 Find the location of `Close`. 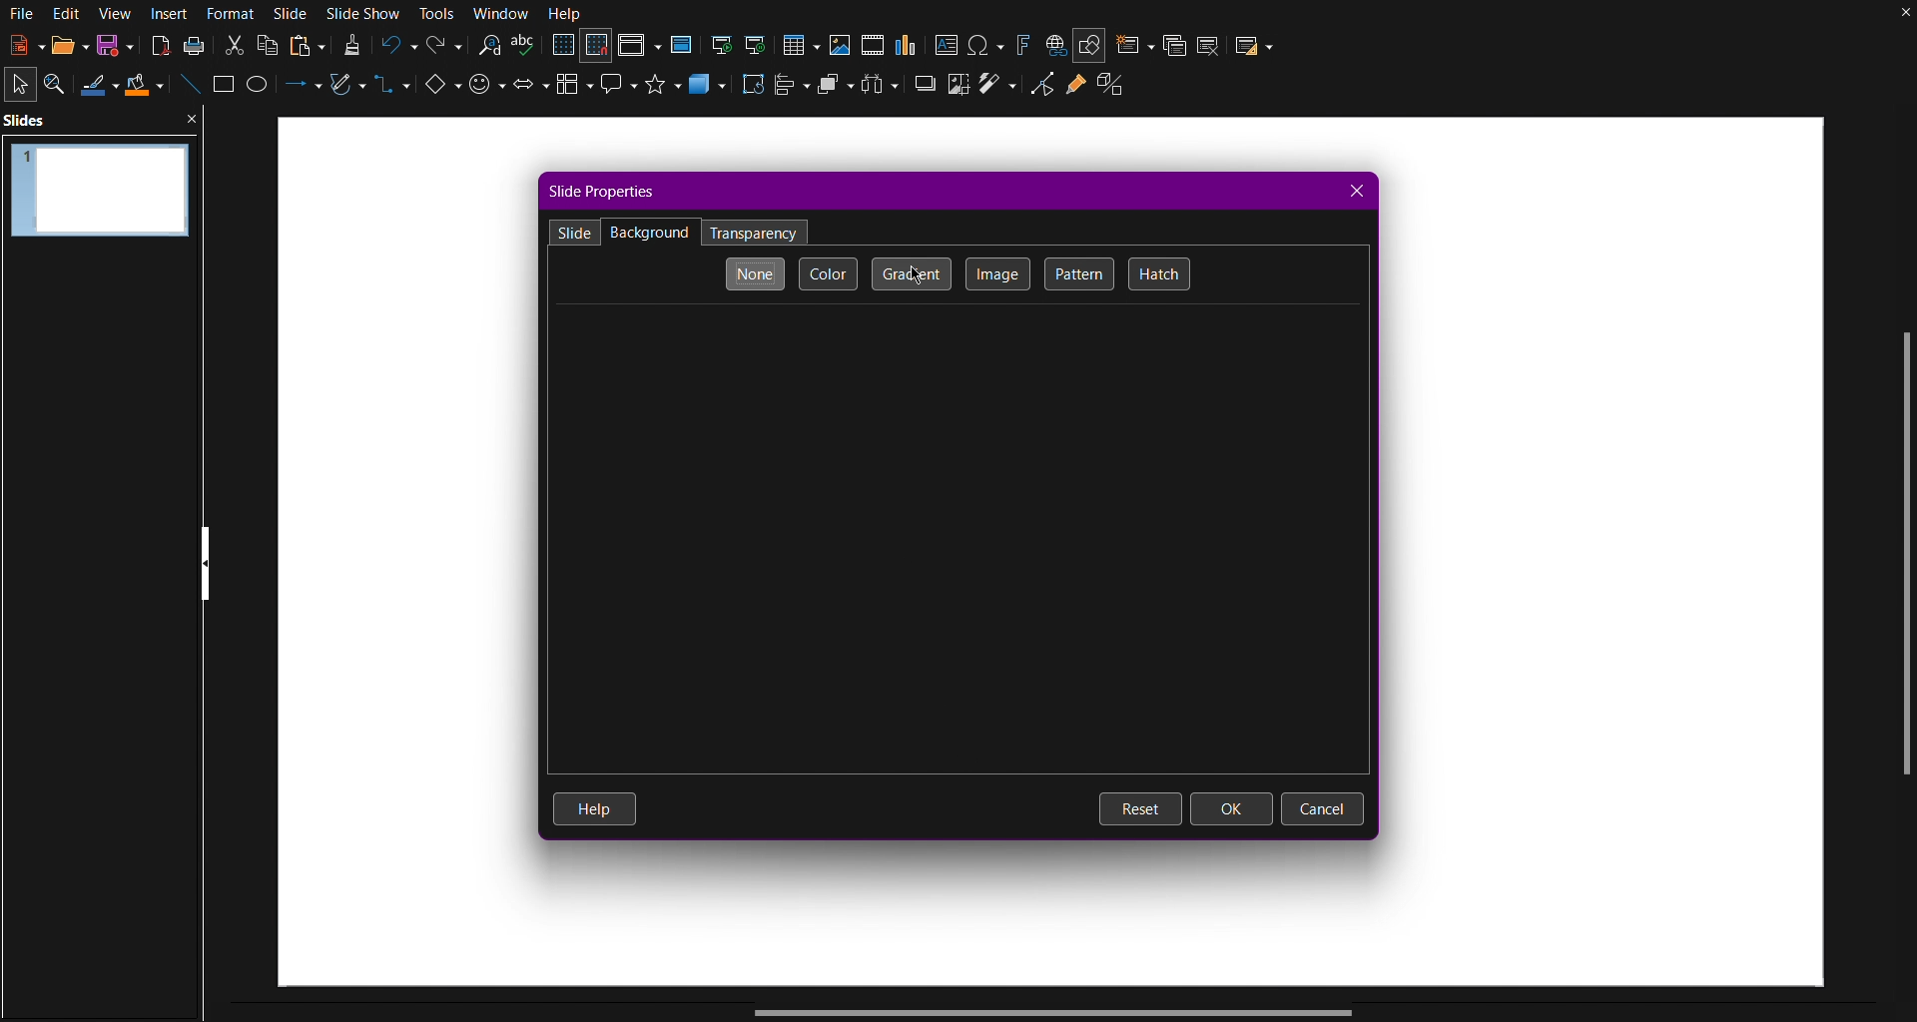

Close is located at coordinates (1358, 191).